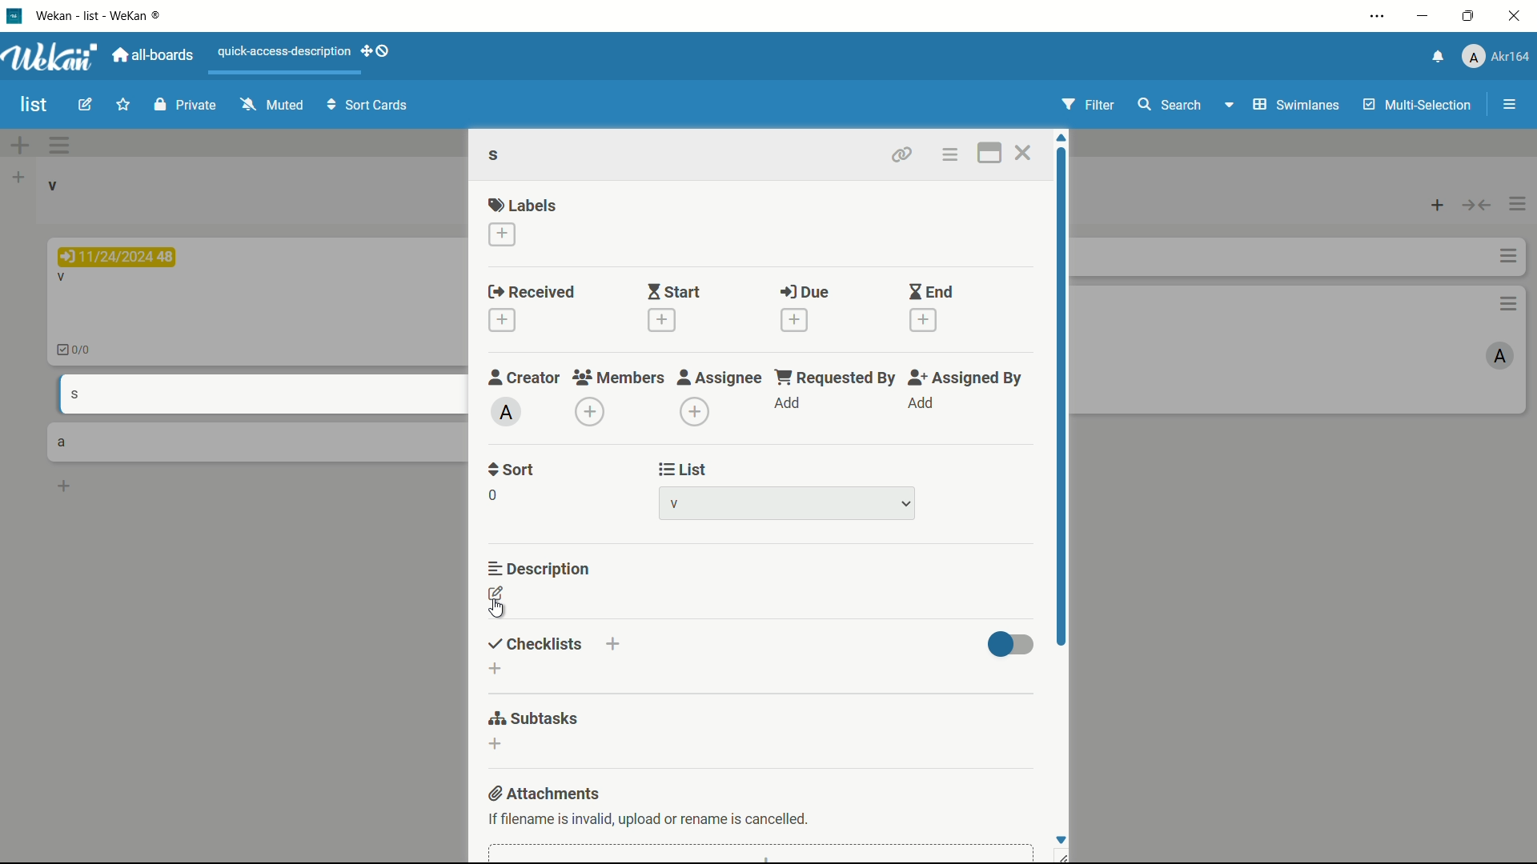  Describe the element at coordinates (1298, 106) in the screenshot. I see `swimlanes` at that location.